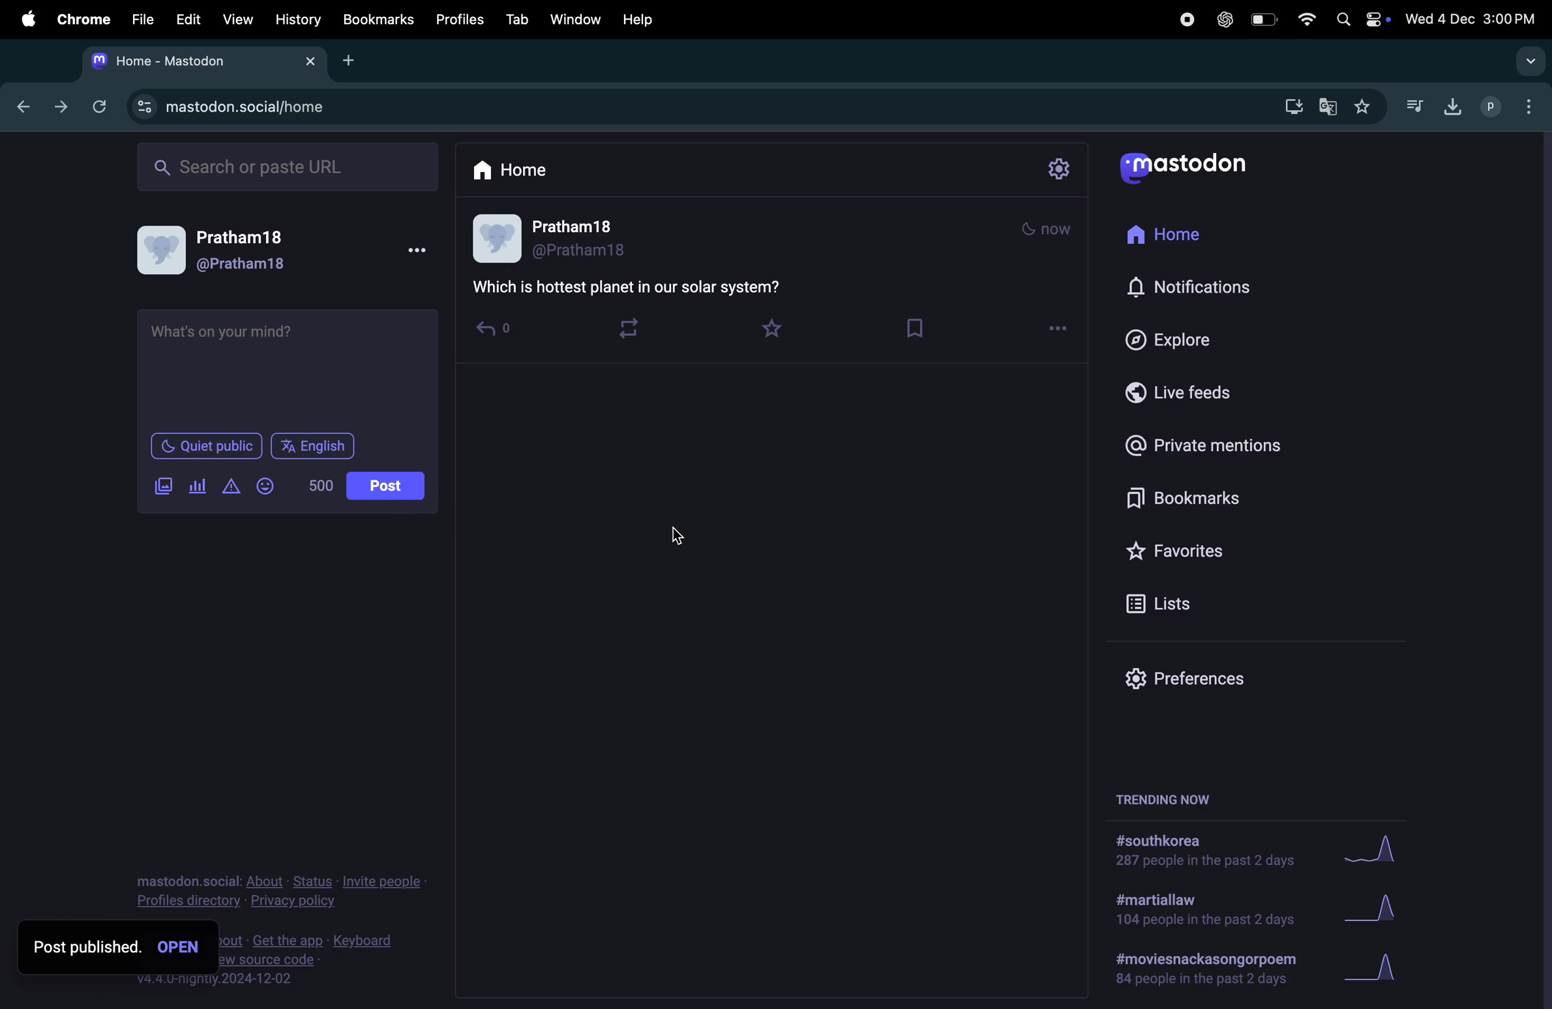 The height and width of the screenshot is (1009, 1552). What do you see at coordinates (515, 171) in the screenshot?
I see `home` at bounding box center [515, 171].